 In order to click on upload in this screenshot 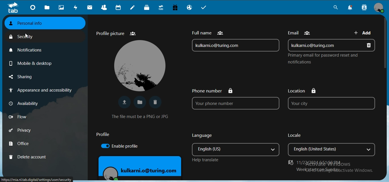, I will do `click(124, 102)`.